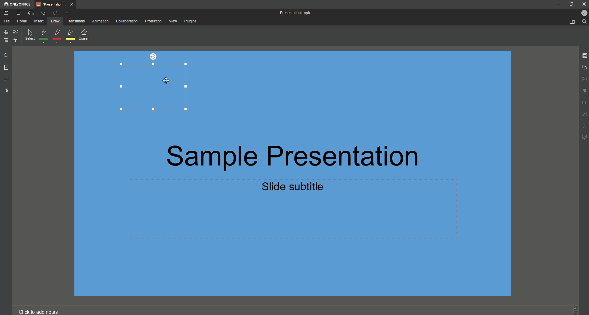 The width and height of the screenshot is (589, 315). I want to click on Undo, so click(43, 12).